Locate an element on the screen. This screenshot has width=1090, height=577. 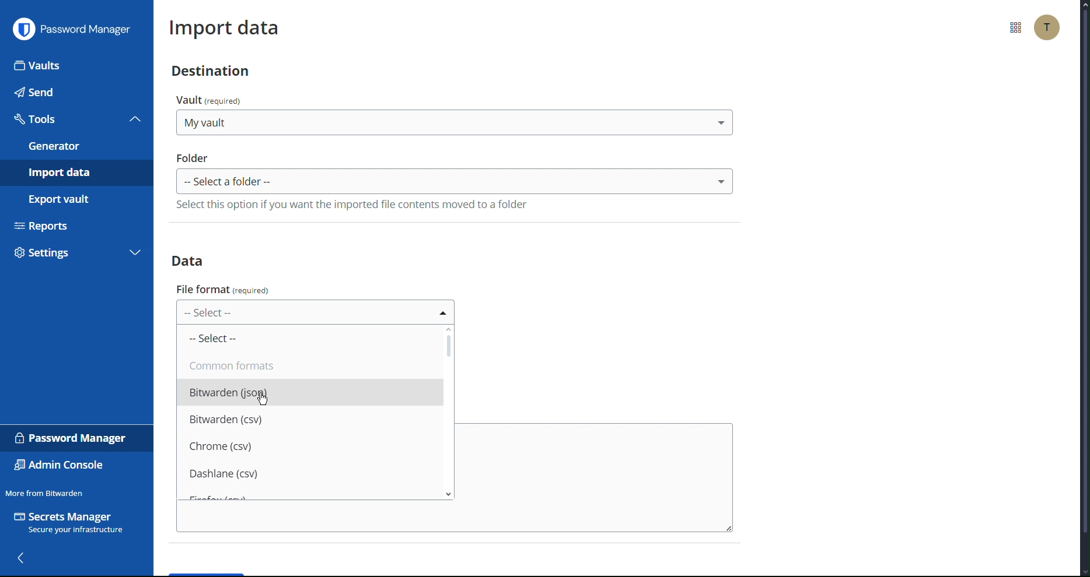
Settings is located at coordinates (62, 255).